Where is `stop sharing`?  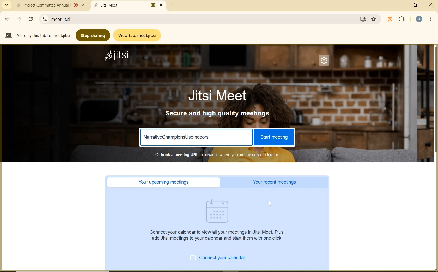
stop sharing is located at coordinates (93, 36).